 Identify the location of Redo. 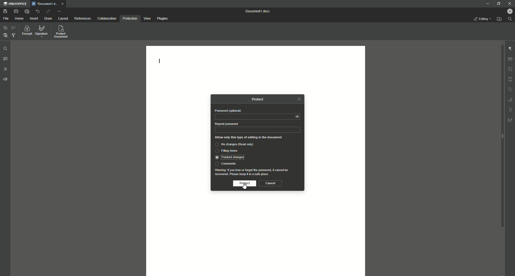
(48, 11).